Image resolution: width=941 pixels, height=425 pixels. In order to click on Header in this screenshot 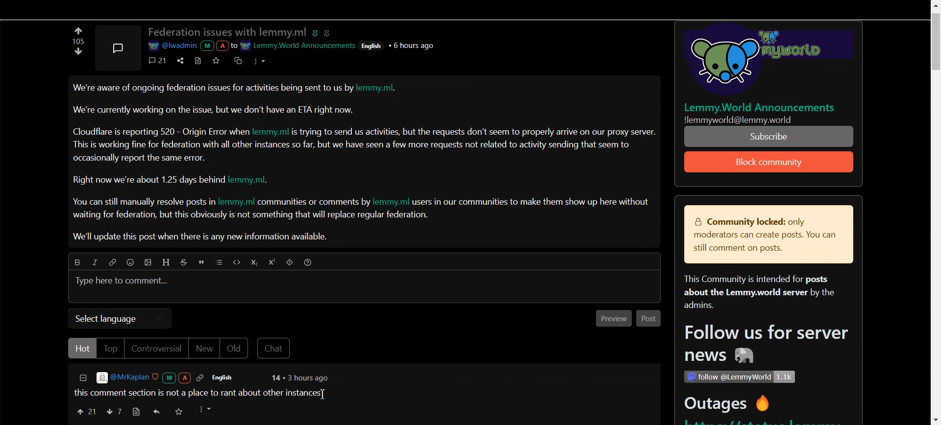, I will do `click(167, 262)`.